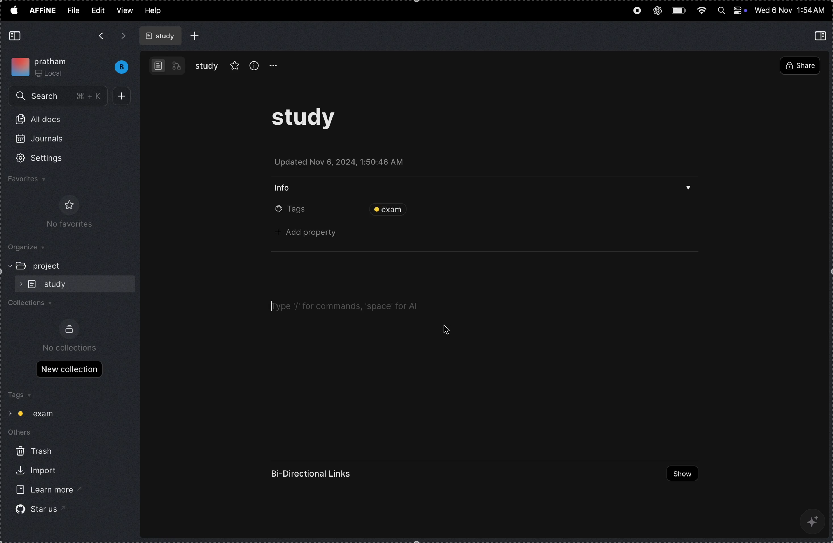 The height and width of the screenshot is (543, 833). Describe the element at coordinates (680, 9) in the screenshot. I see `battery` at that location.